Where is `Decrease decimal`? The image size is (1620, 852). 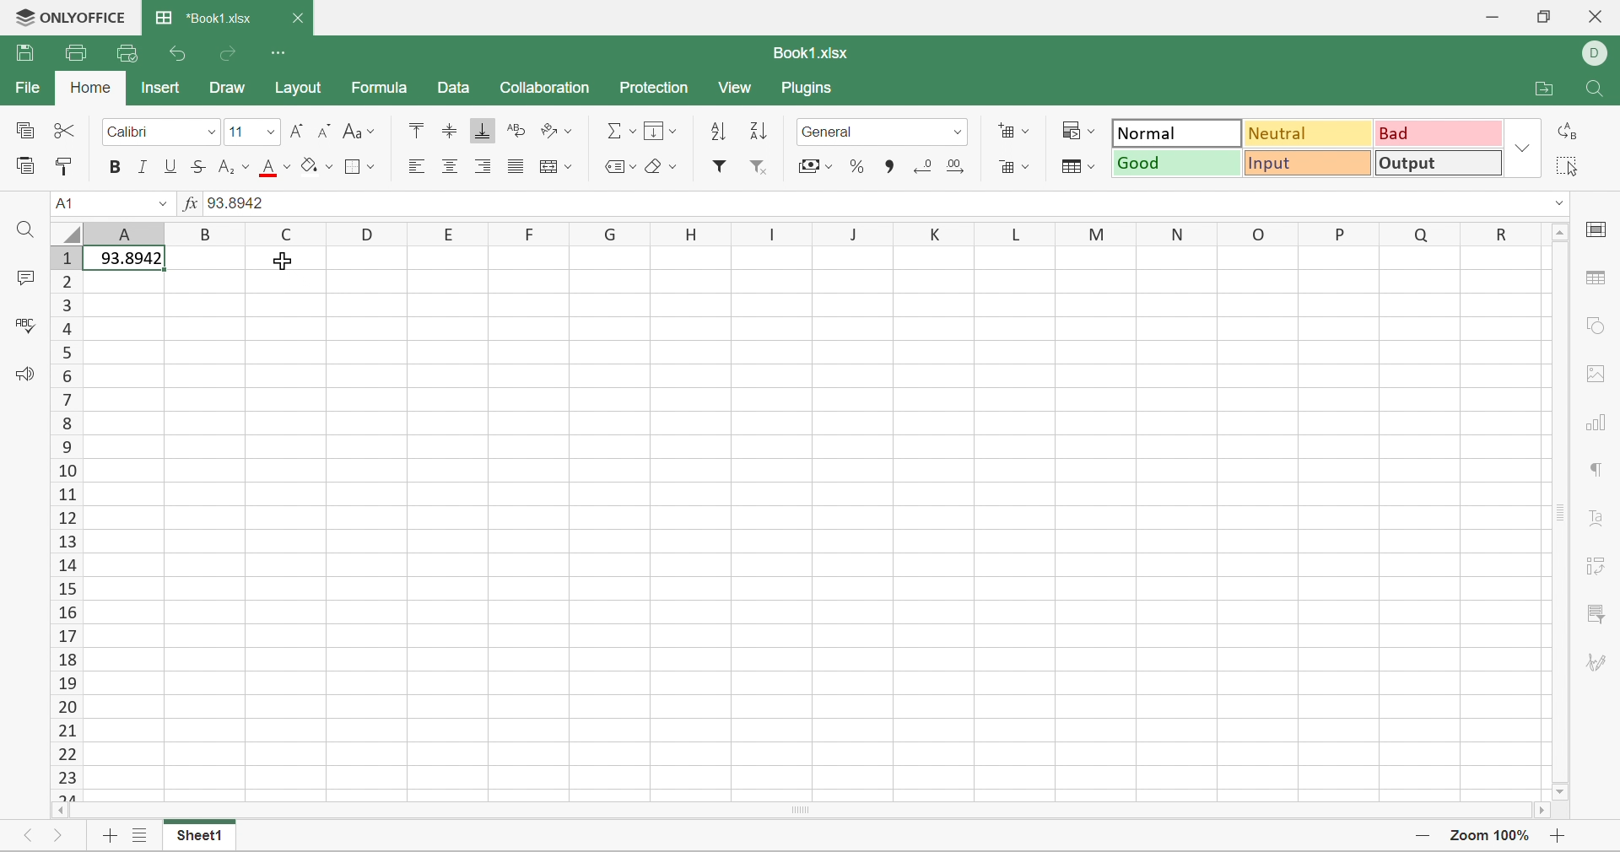 Decrease decimal is located at coordinates (921, 163).